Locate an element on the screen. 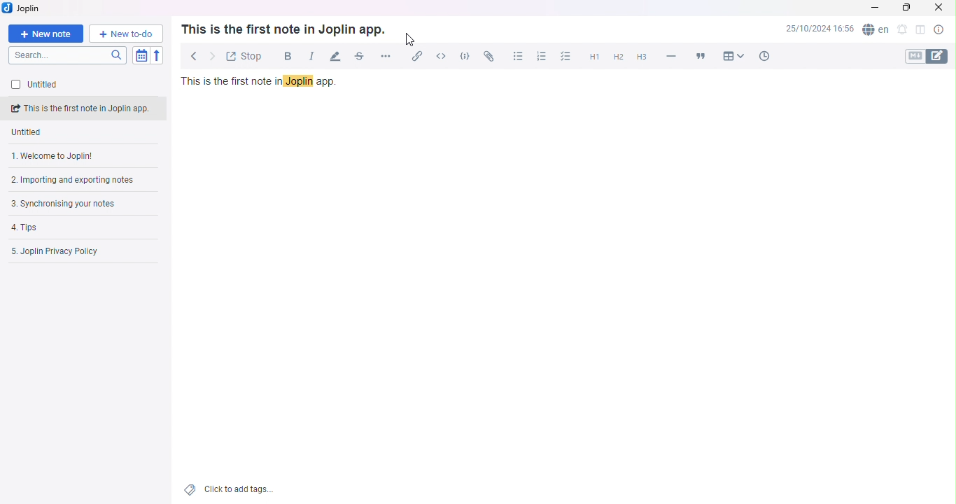  Date and Time is located at coordinates (819, 31).